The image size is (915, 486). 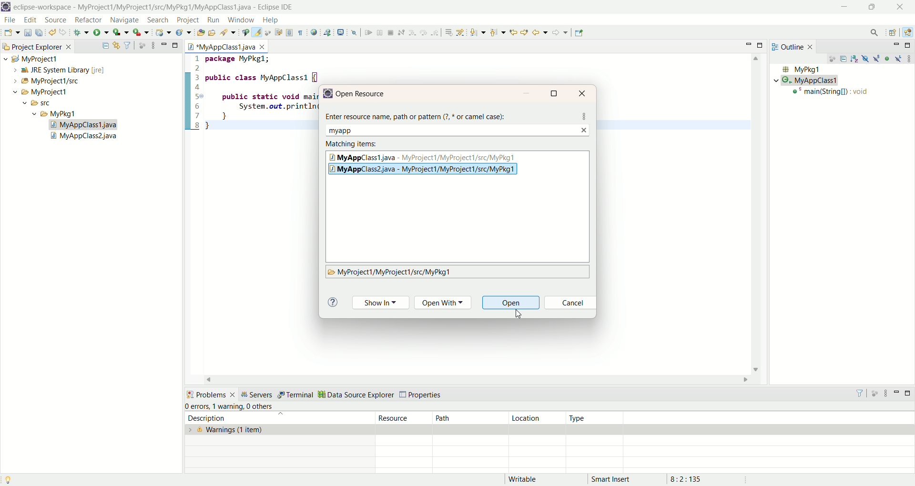 I want to click on J MyAppClass1.java - MyProject1/MyProject1/src/MyPkg1, so click(x=424, y=157).